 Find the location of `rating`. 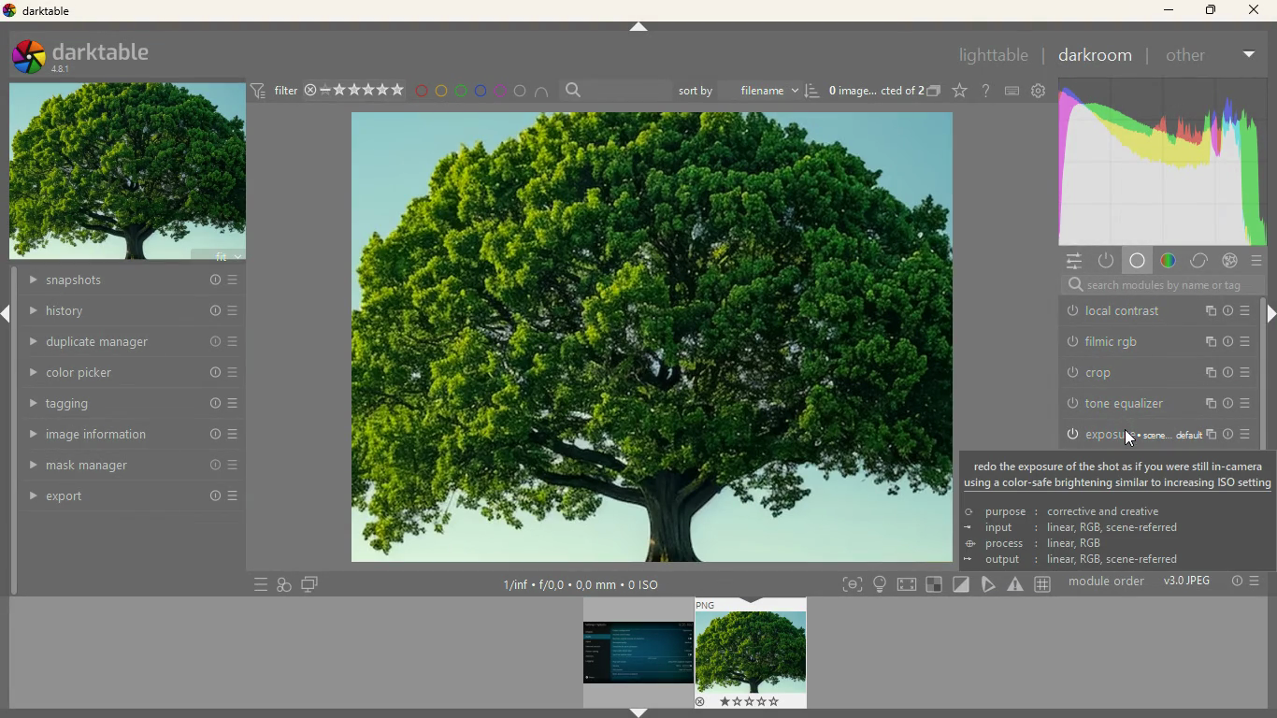

rating is located at coordinates (363, 90).